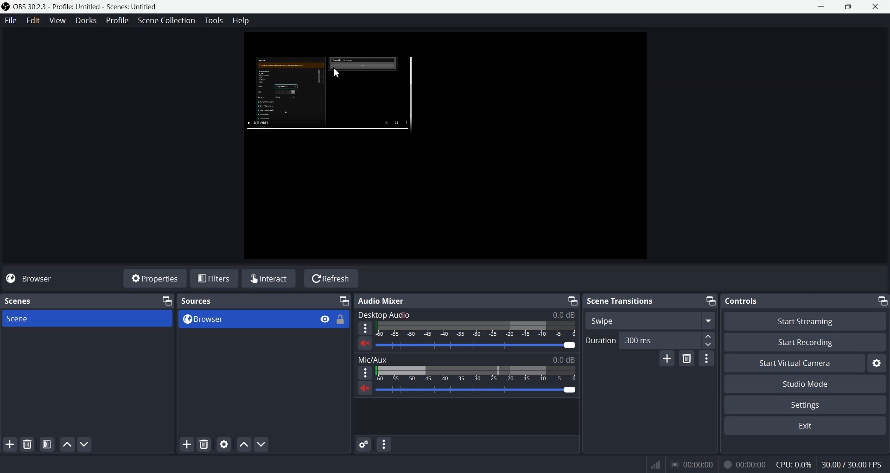 The image size is (890, 473). I want to click on Signals, so click(650, 463).